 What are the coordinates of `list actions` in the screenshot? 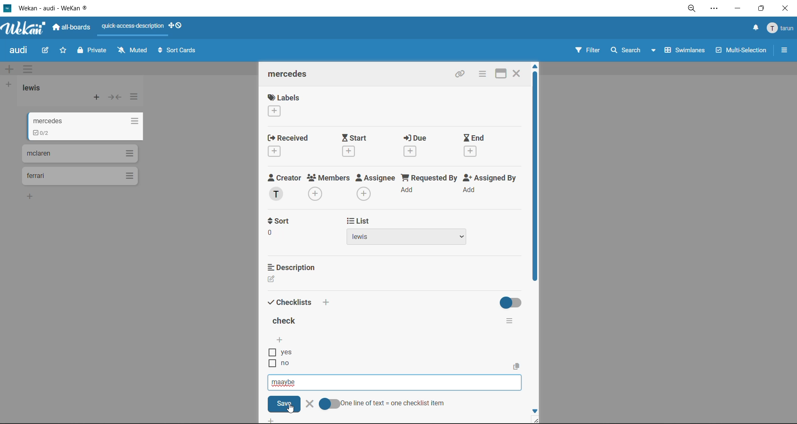 It's located at (128, 153).